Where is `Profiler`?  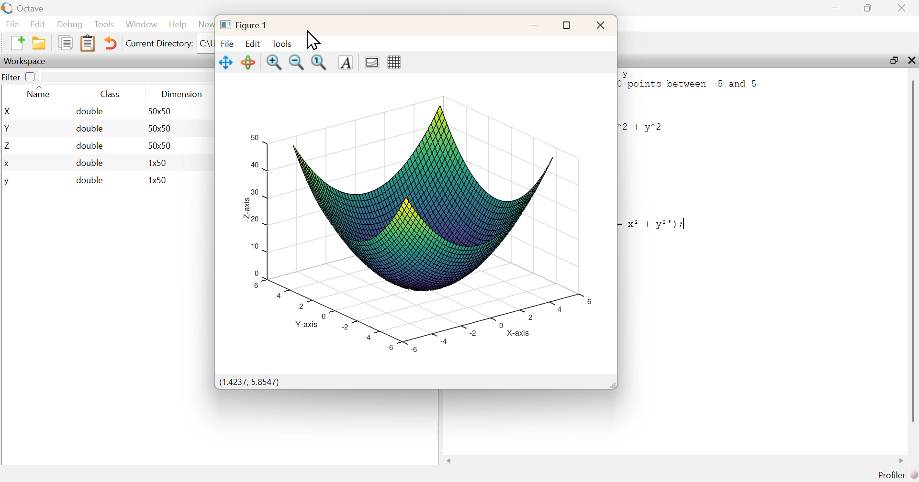
Profiler is located at coordinates (897, 475).